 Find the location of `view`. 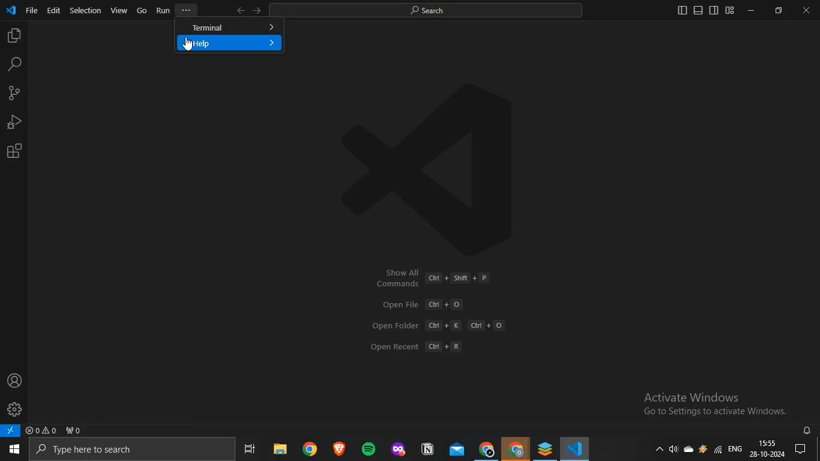

view is located at coordinates (119, 10).